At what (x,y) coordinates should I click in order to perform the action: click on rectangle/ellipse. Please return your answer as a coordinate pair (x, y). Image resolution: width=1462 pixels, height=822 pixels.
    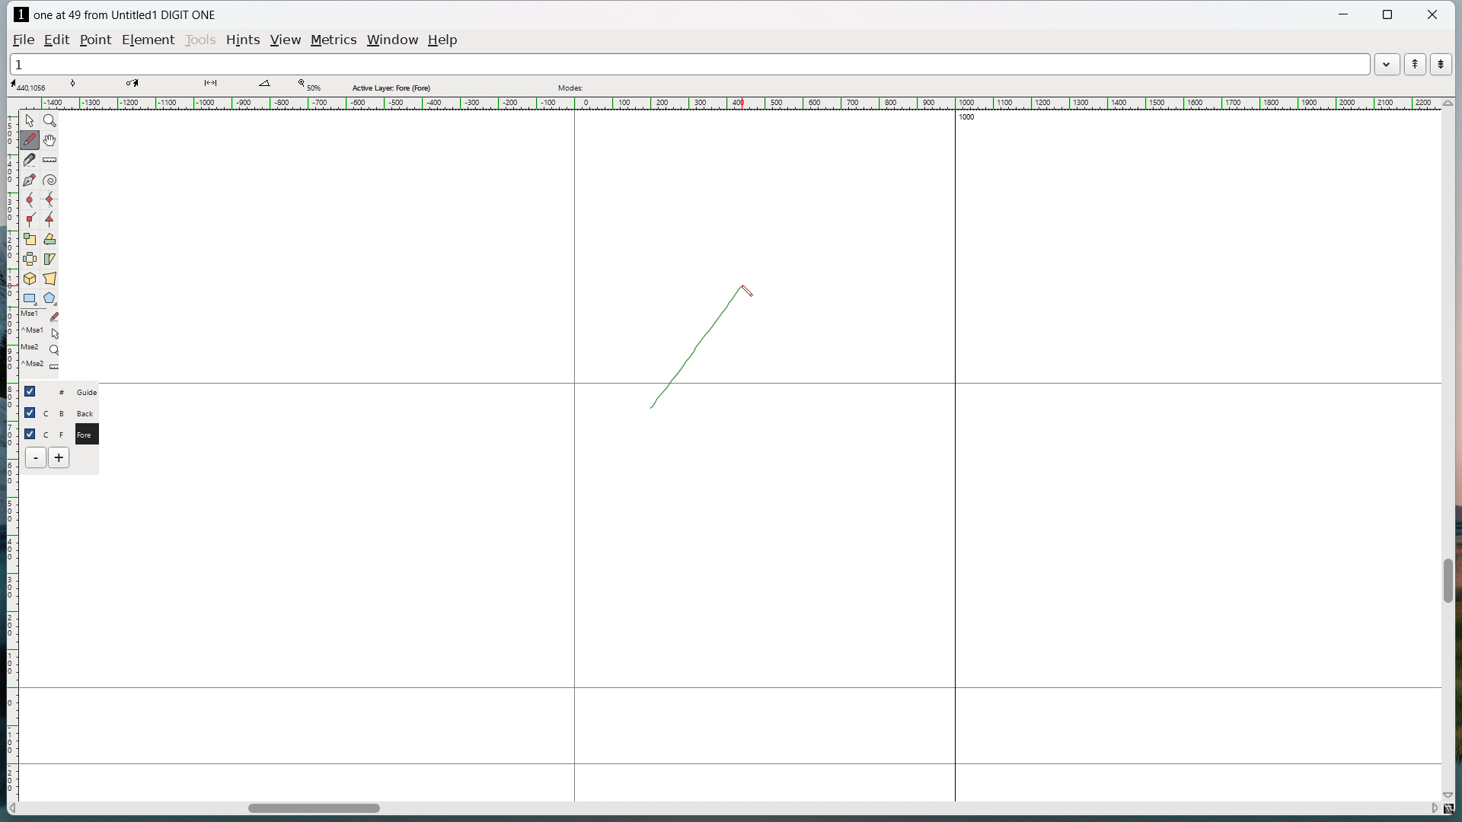
    Looking at the image, I should click on (30, 298).